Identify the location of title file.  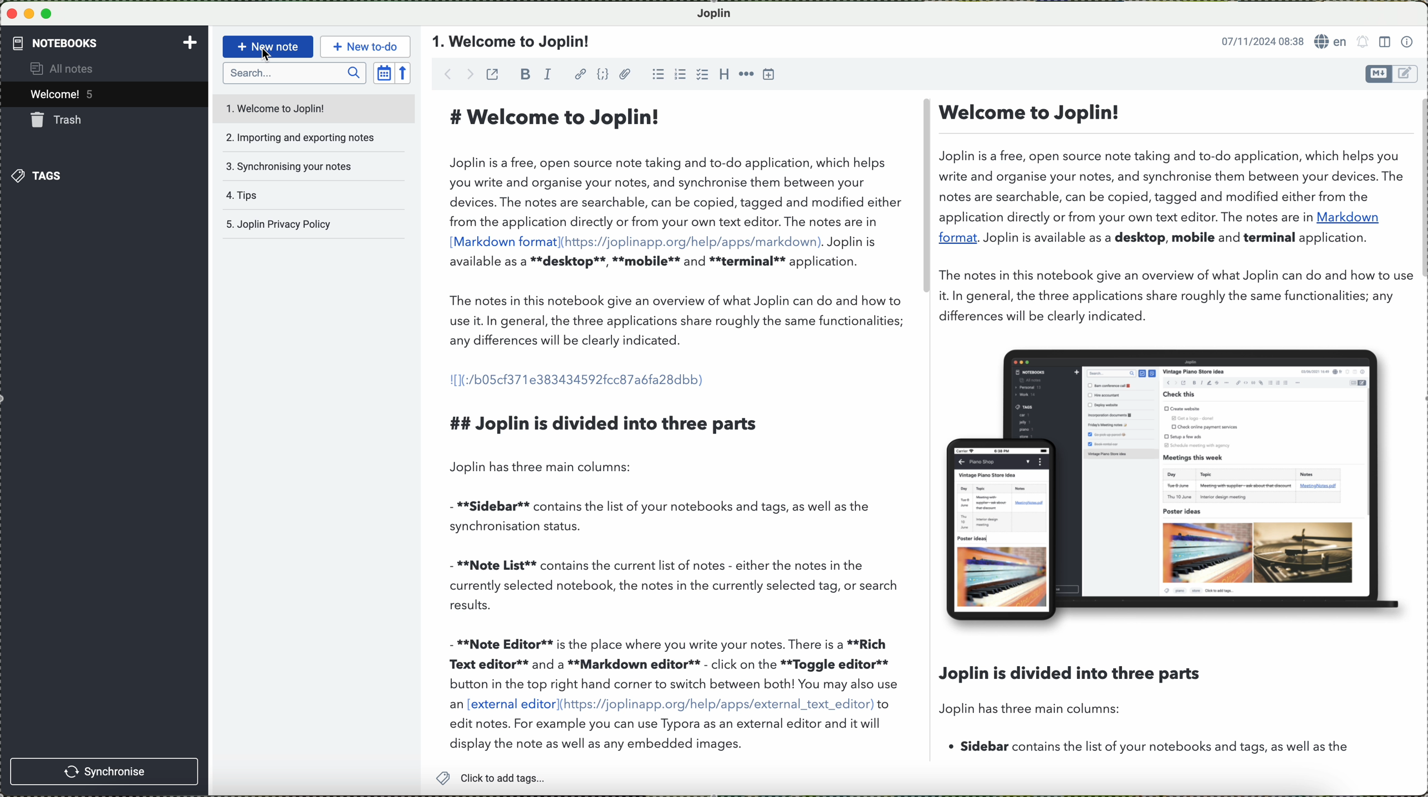
(513, 42).